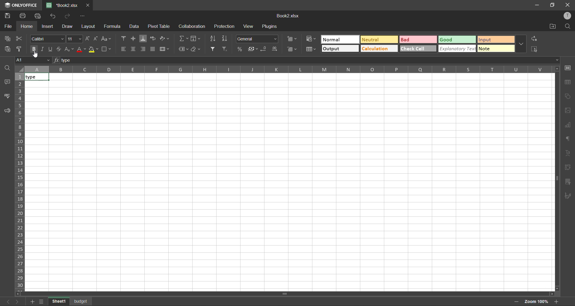 This screenshot has width=575, height=306. What do you see at coordinates (193, 27) in the screenshot?
I see `collaboration` at bounding box center [193, 27].